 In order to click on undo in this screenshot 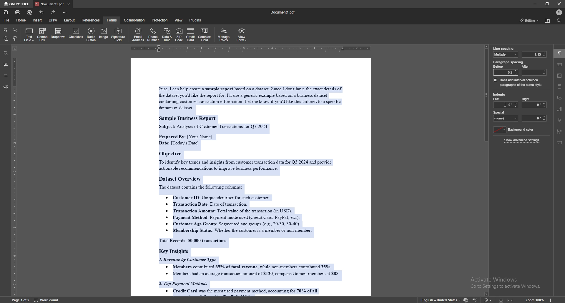, I will do `click(42, 12)`.